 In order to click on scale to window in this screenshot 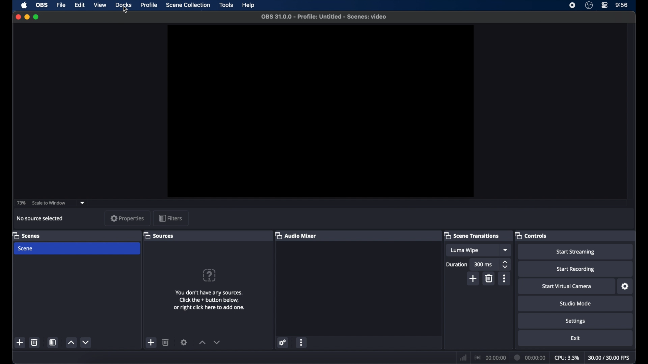, I will do `click(49, 203)`.